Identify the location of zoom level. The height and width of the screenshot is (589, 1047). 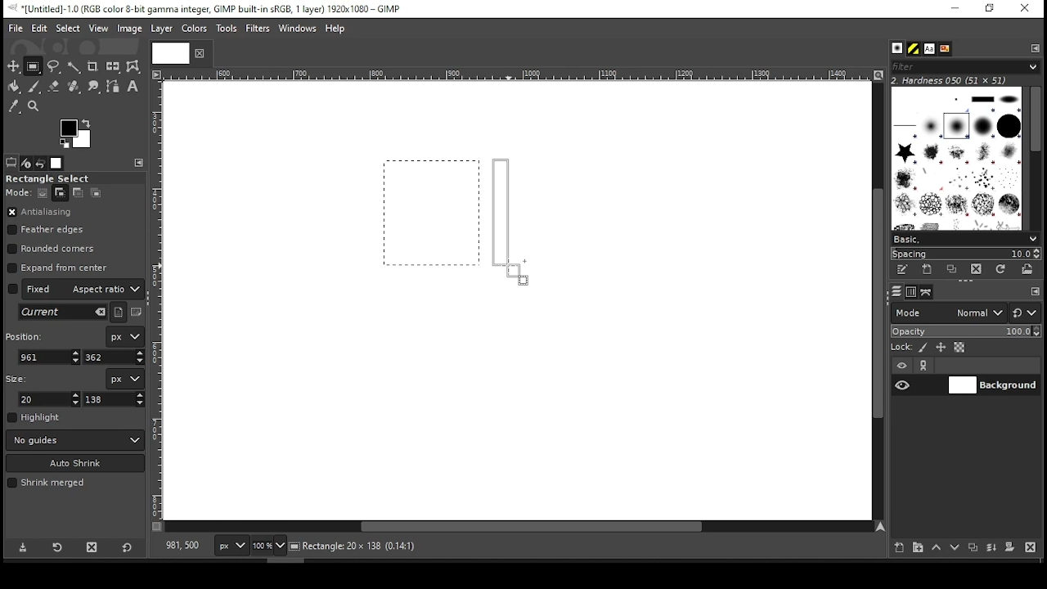
(268, 547).